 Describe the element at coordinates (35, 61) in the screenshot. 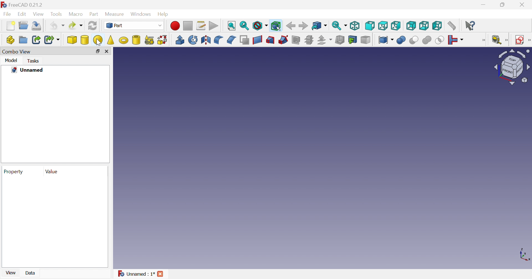

I see `Tasks` at that location.